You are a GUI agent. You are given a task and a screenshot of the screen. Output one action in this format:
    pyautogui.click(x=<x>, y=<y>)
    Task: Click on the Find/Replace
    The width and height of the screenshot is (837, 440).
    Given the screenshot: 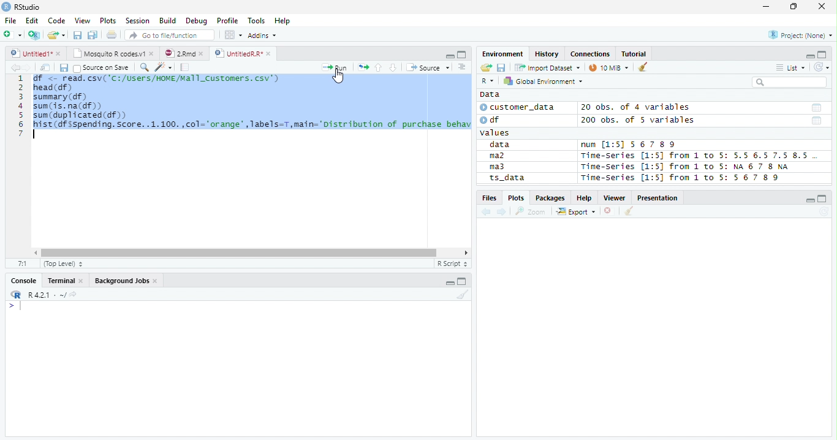 What is the action you would take?
    pyautogui.click(x=143, y=67)
    